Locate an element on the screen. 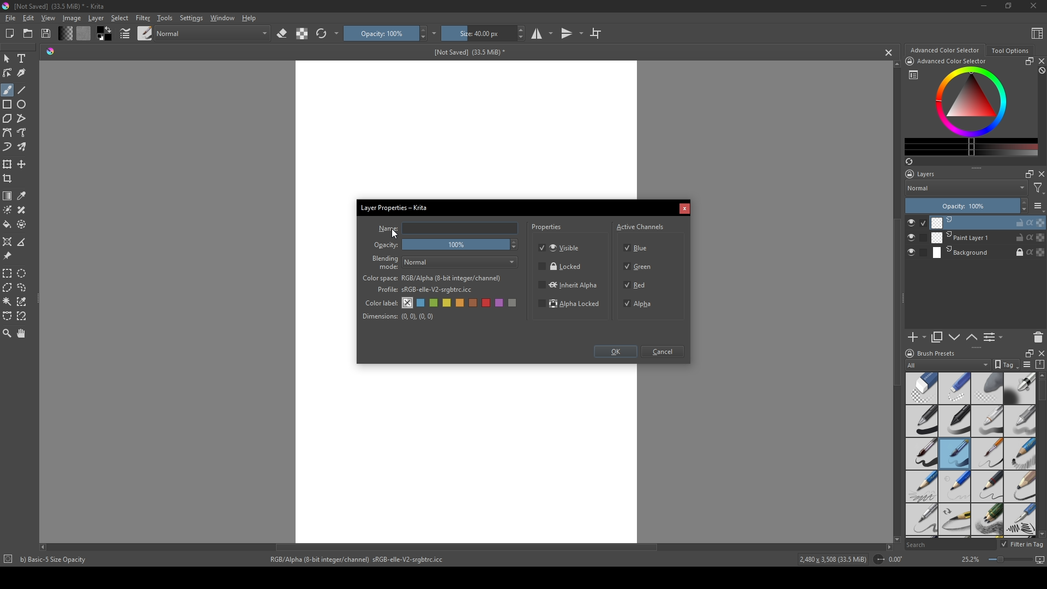  polyline is located at coordinates (23, 118).